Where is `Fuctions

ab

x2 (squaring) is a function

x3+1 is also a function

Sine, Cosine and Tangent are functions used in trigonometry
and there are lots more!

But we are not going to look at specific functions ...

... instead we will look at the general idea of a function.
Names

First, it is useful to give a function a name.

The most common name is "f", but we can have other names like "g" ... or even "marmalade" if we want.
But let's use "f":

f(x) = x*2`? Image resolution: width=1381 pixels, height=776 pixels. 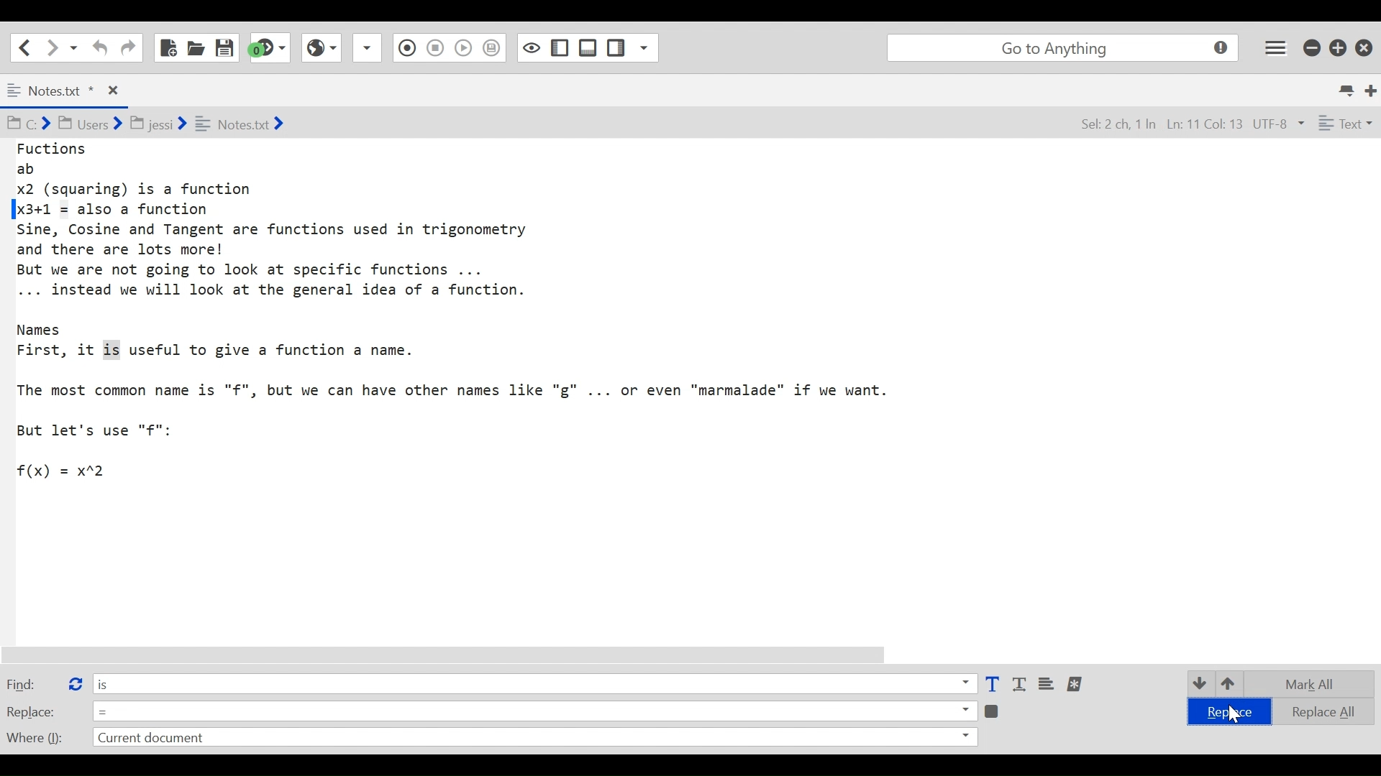
Fuctions

ab

x2 (squaring) is a function

x3+1 is also a function

Sine, Cosine and Tangent are functions used in trigonometry
and there are lots more!

But we are not going to look at specific functions ...

... instead we will look at the general idea of a function.
Names

First, it is useful to give a function a name.

The most common name is "f", but we can have other names like "g" ... or even "marmalade" if we want.
But let's use "f":

f(x) = x*2 is located at coordinates (462, 318).